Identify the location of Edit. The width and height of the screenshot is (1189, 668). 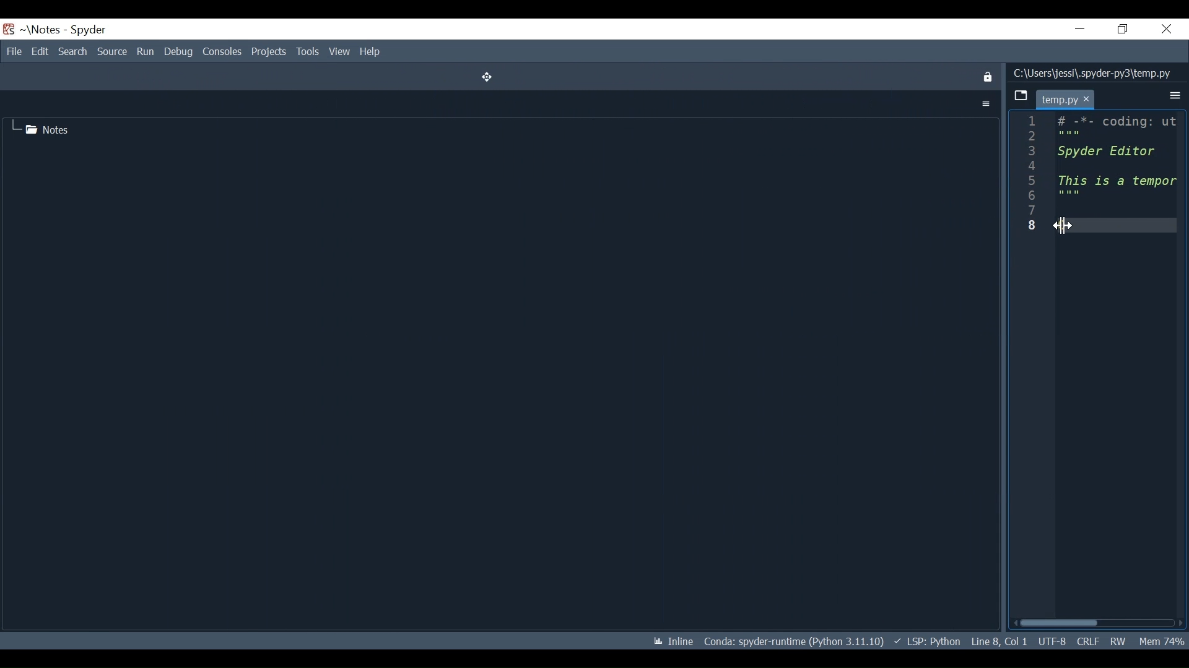
(38, 51).